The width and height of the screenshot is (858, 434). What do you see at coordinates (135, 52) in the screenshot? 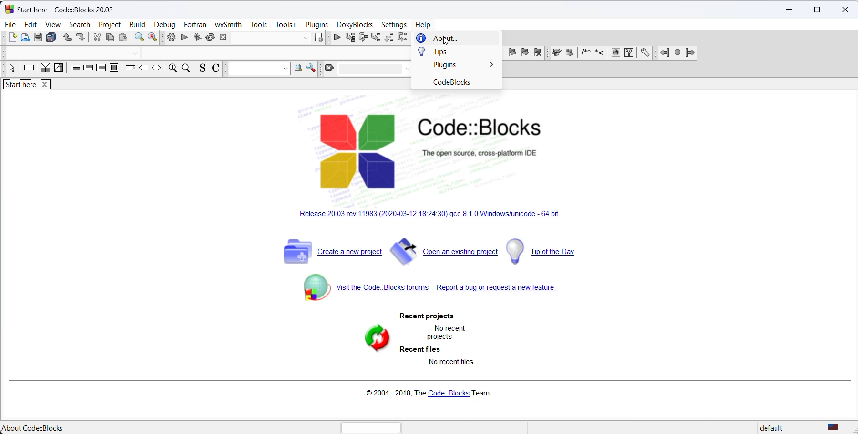
I see `dropdown` at bounding box center [135, 52].